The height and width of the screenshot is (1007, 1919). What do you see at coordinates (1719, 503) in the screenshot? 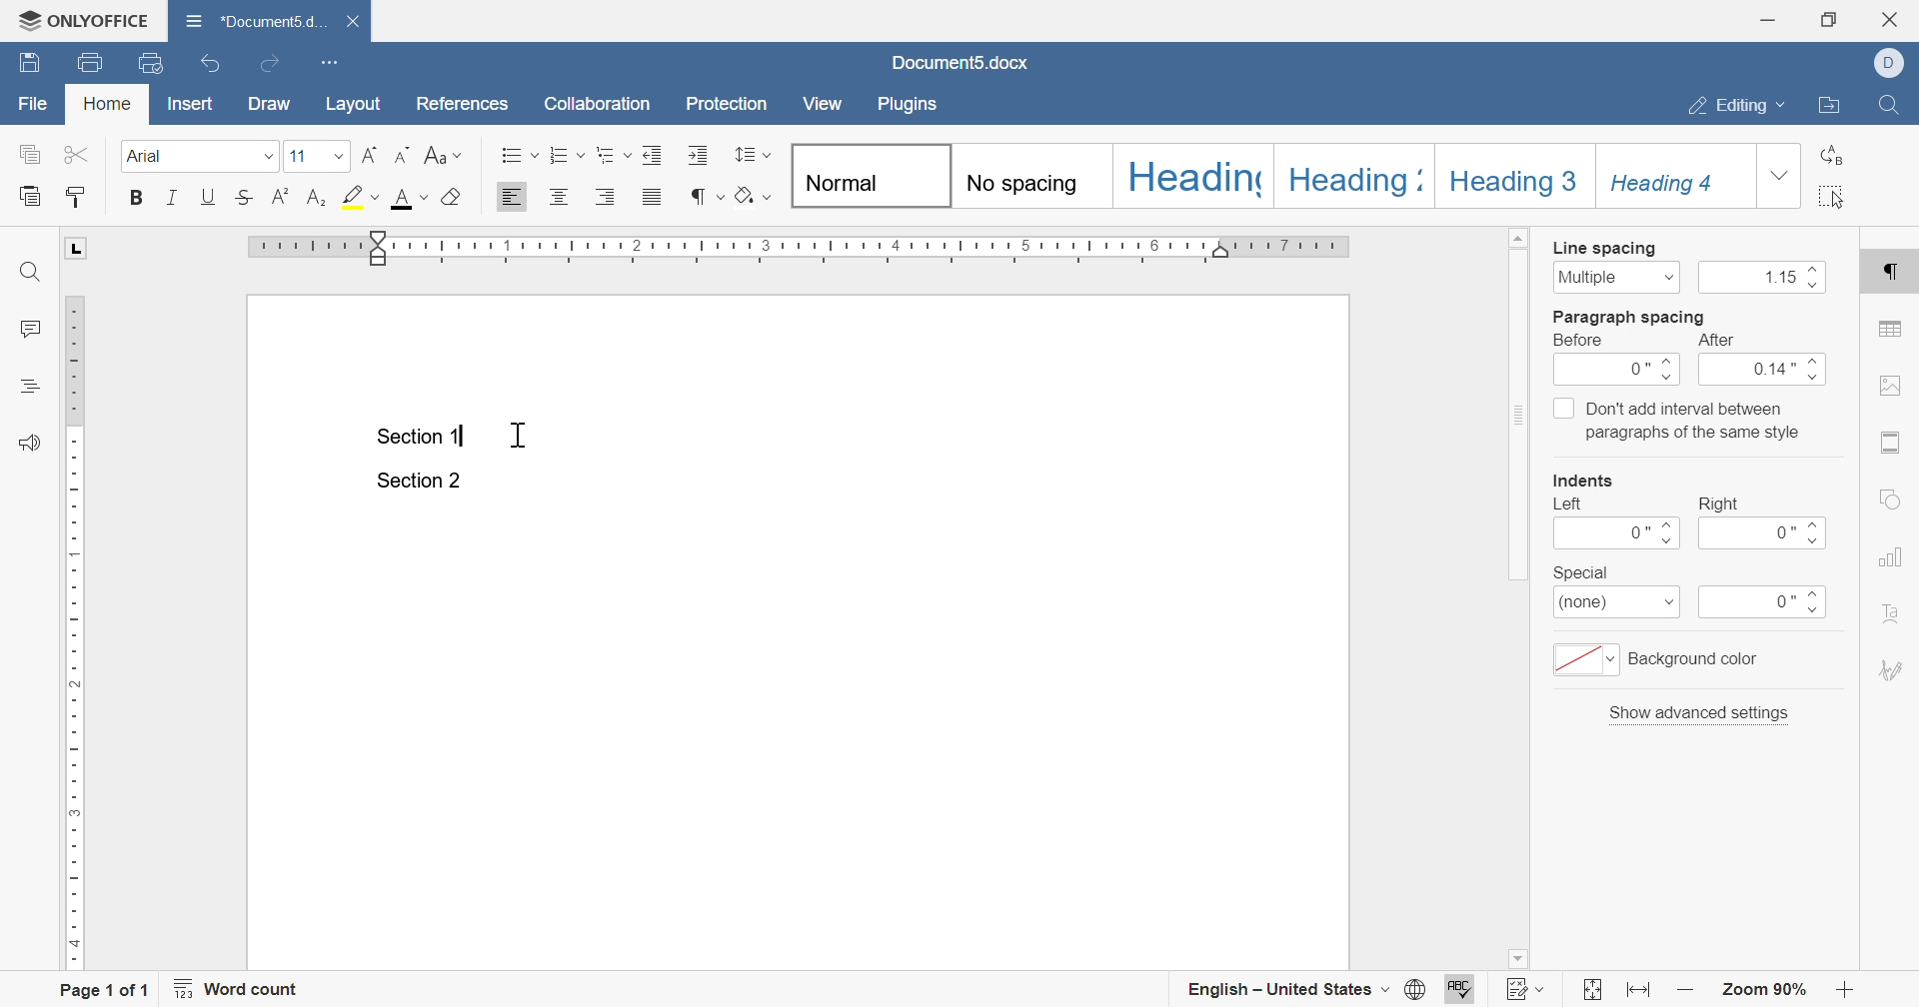
I see `right` at bounding box center [1719, 503].